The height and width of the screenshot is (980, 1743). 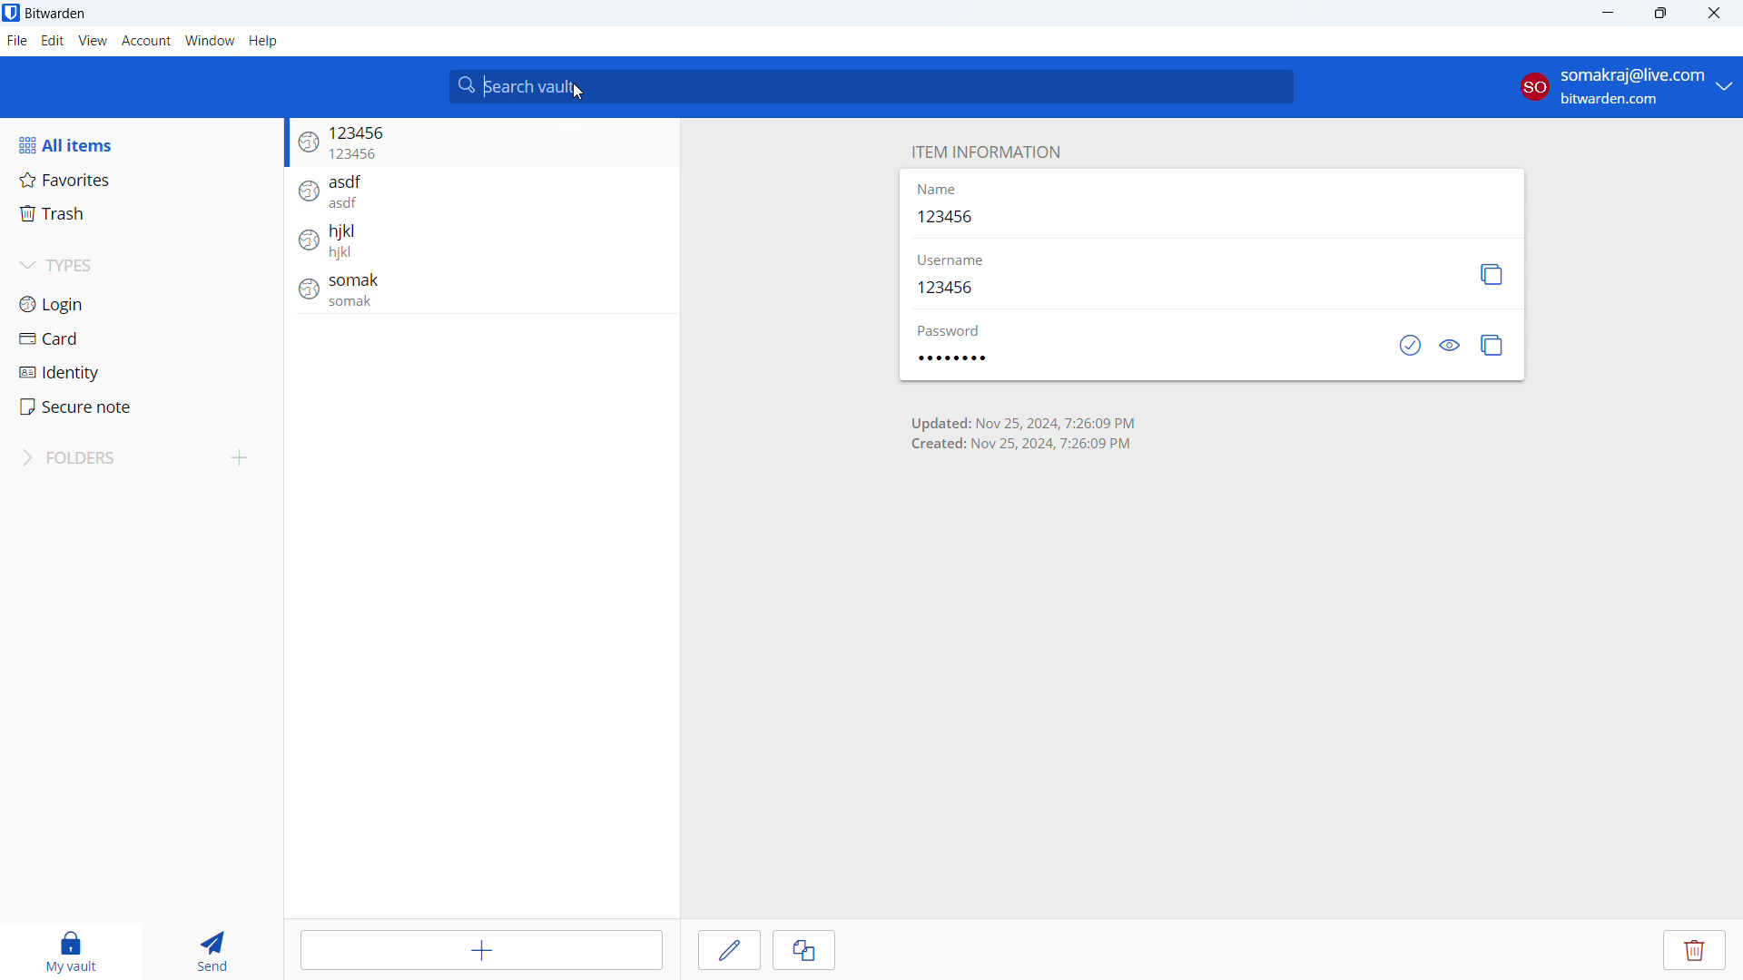 What do you see at coordinates (148, 42) in the screenshot?
I see `account` at bounding box center [148, 42].